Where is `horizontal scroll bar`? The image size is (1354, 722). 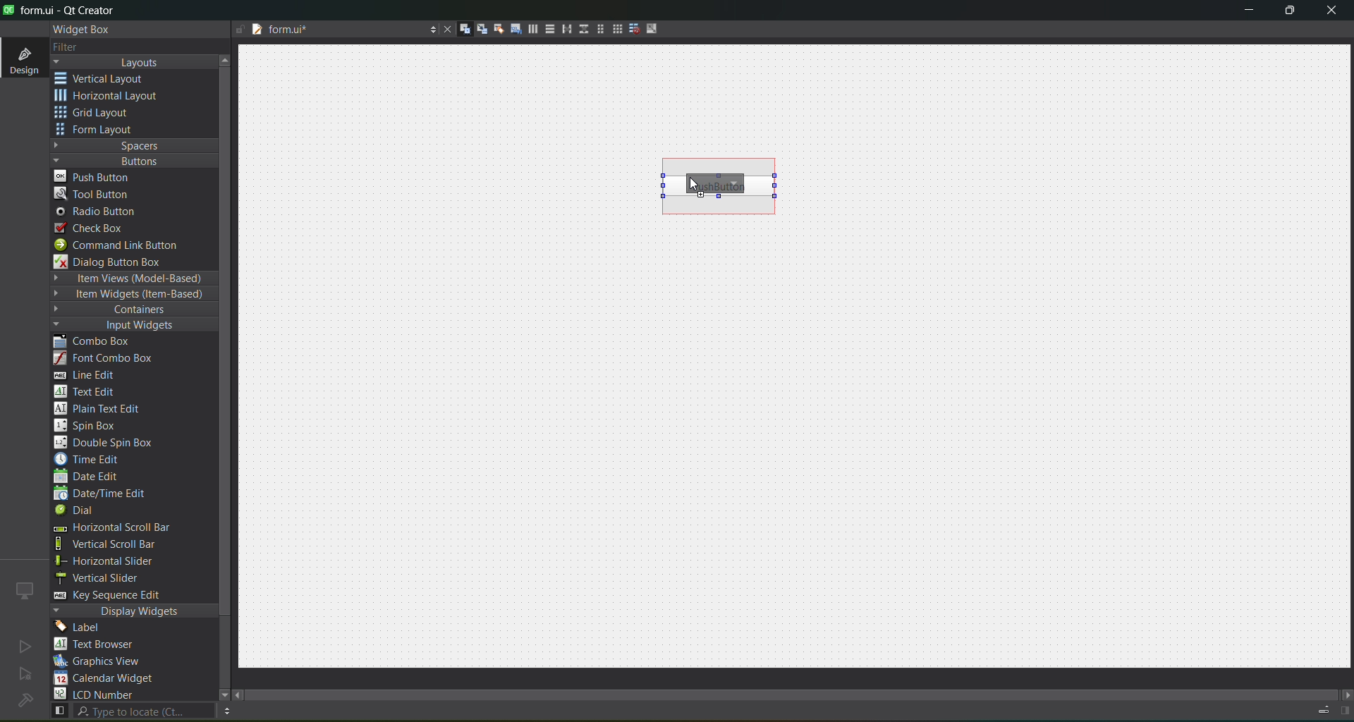
horizontal scroll bar is located at coordinates (111, 529).